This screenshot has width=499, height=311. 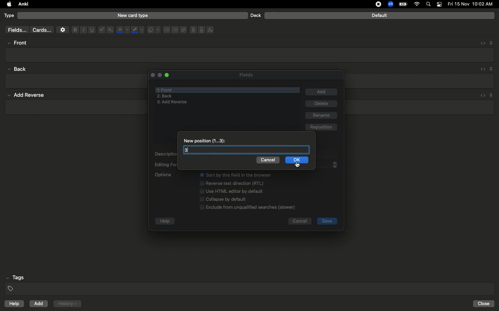 What do you see at coordinates (297, 160) in the screenshot?
I see `Ok` at bounding box center [297, 160].